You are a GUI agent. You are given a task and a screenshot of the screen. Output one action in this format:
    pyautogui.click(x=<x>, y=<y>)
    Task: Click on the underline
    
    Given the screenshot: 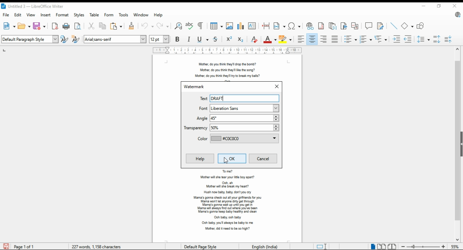 What is the action you would take?
    pyautogui.click(x=202, y=39)
    